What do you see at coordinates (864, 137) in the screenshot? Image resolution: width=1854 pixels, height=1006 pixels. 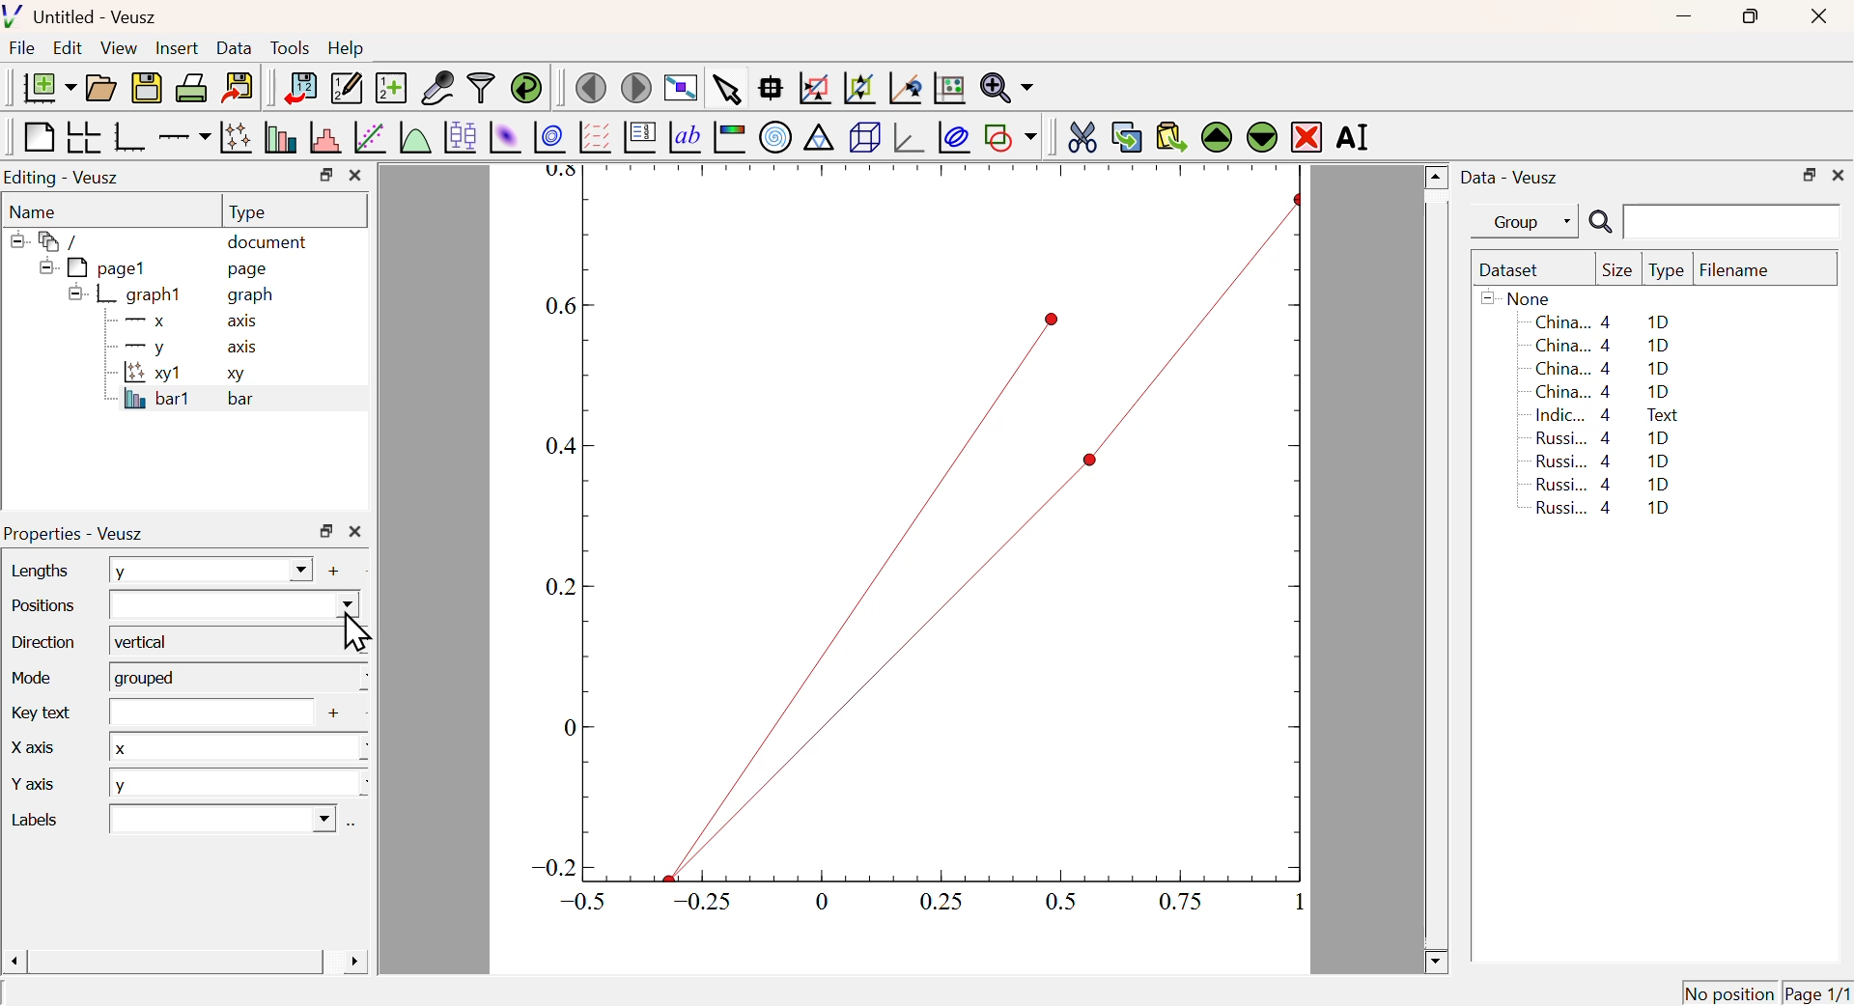 I see `3D Scene` at bounding box center [864, 137].